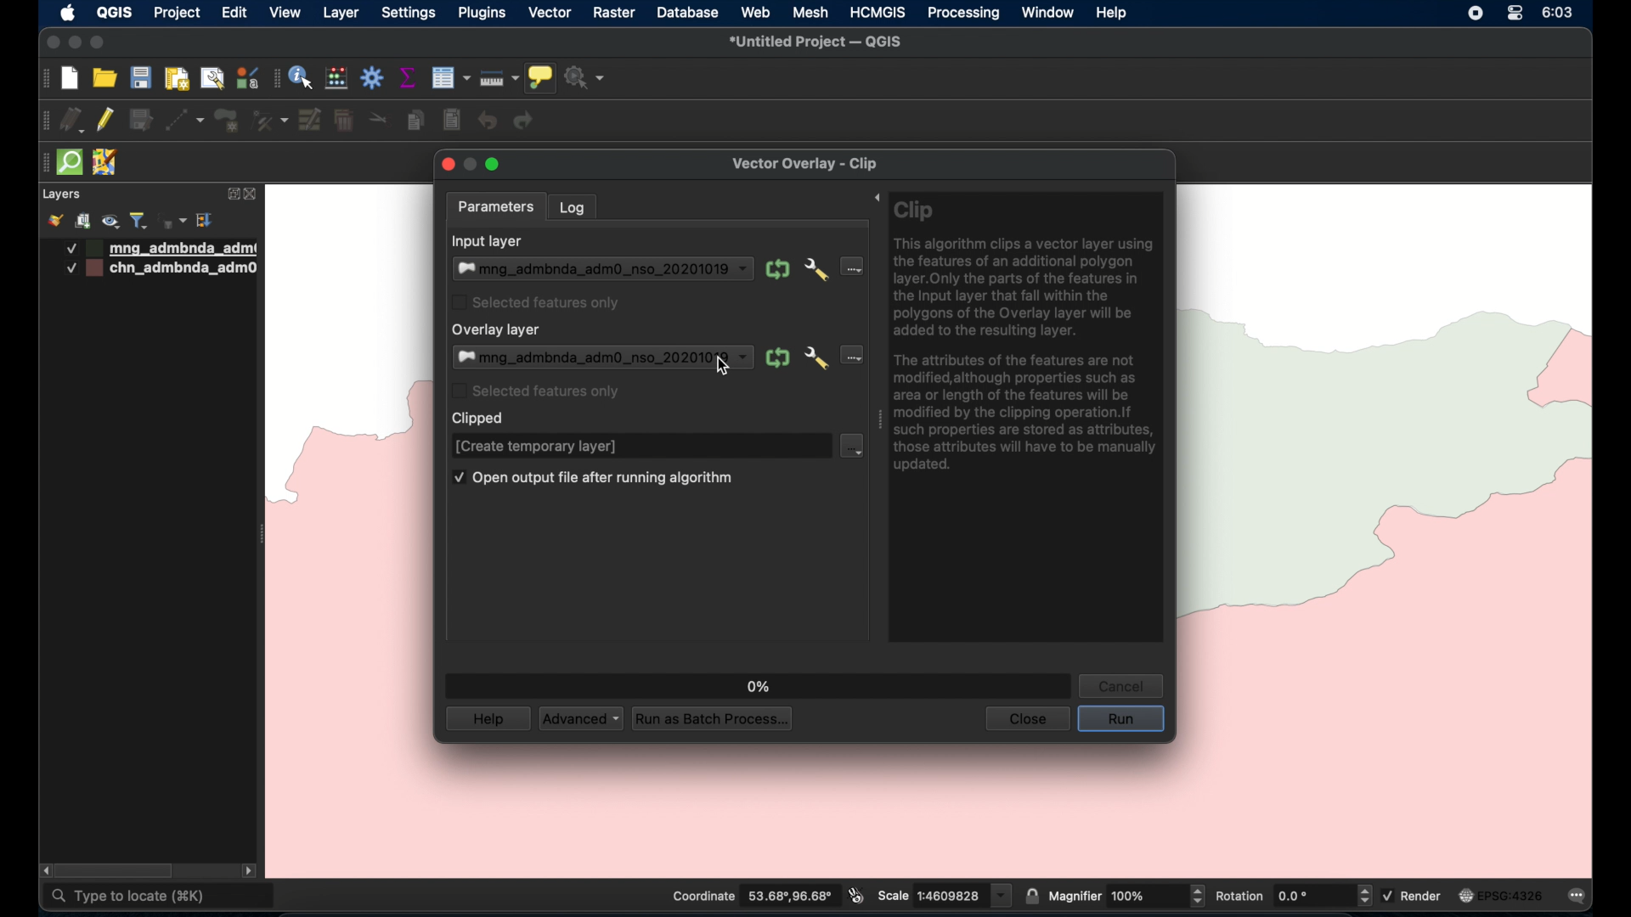 This screenshot has height=917, width=1631. I want to click on layer 2, so click(163, 269).